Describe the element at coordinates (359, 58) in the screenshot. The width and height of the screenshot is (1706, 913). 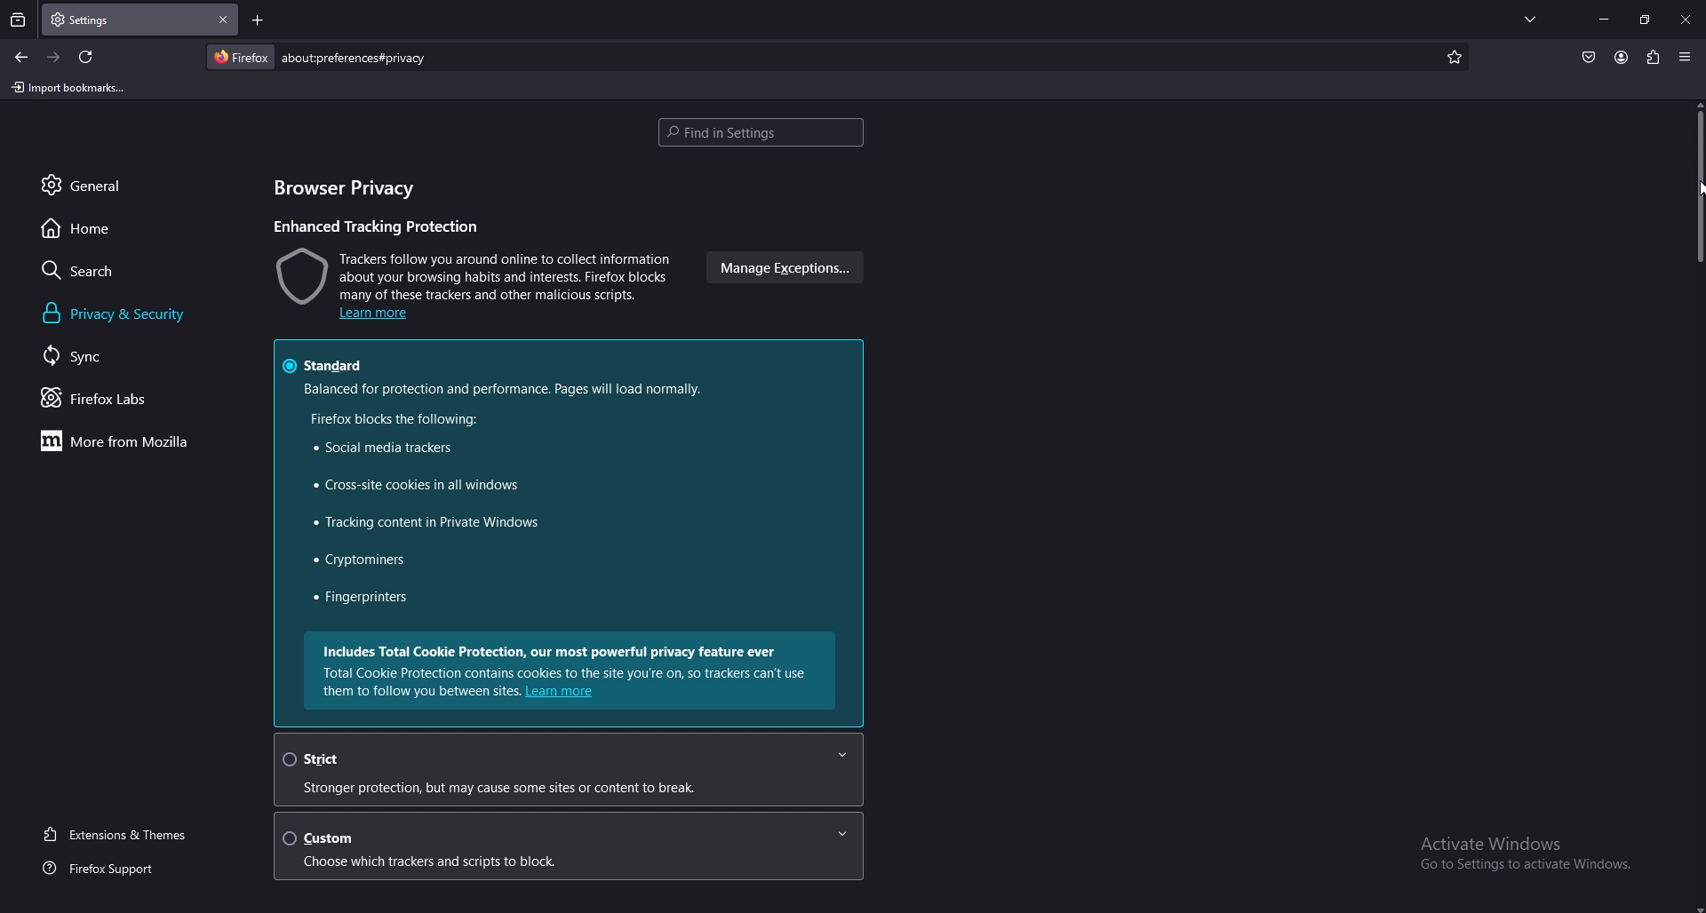
I see `search bar` at that location.